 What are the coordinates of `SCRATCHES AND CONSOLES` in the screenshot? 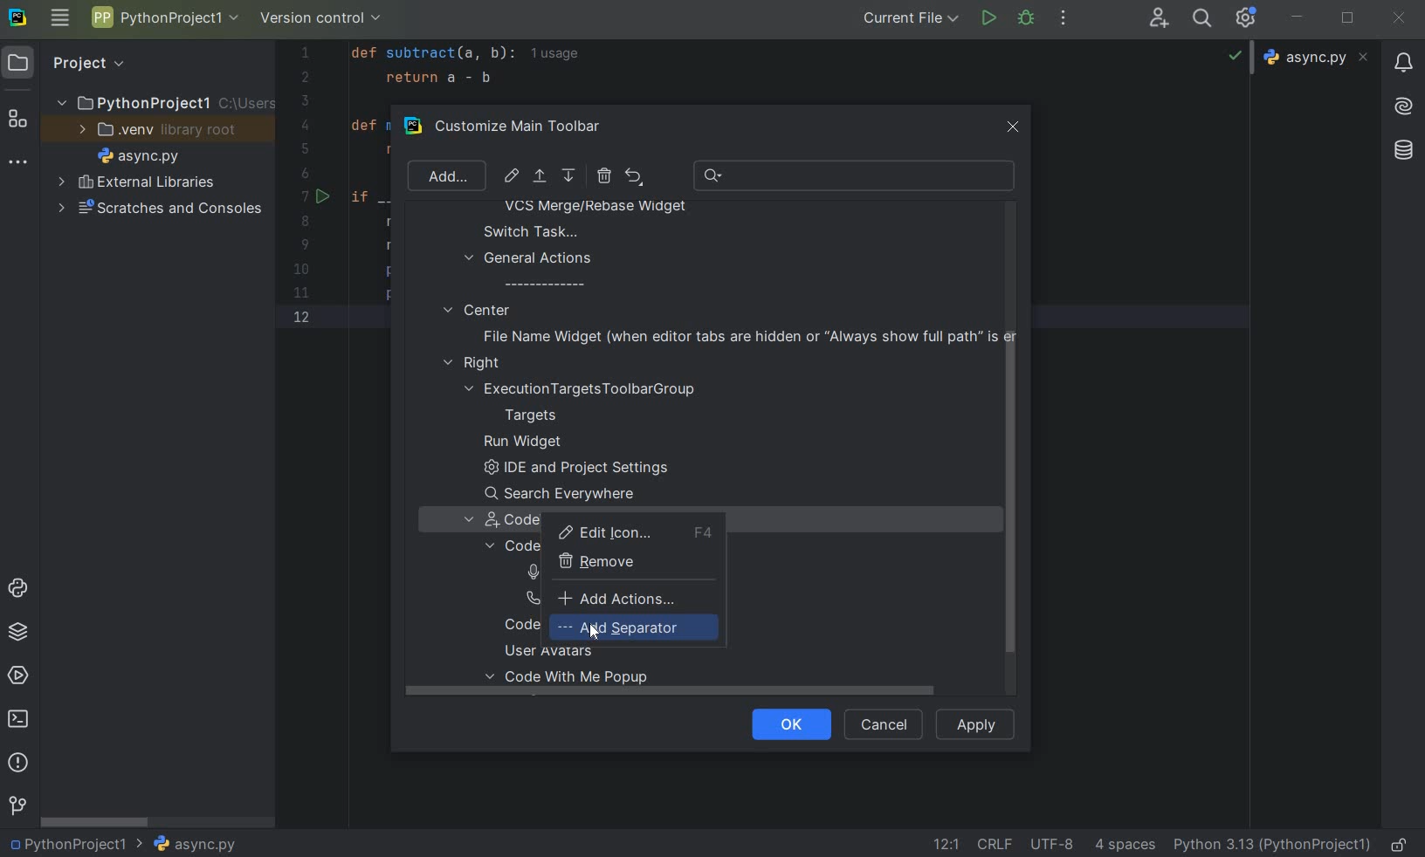 It's located at (161, 209).